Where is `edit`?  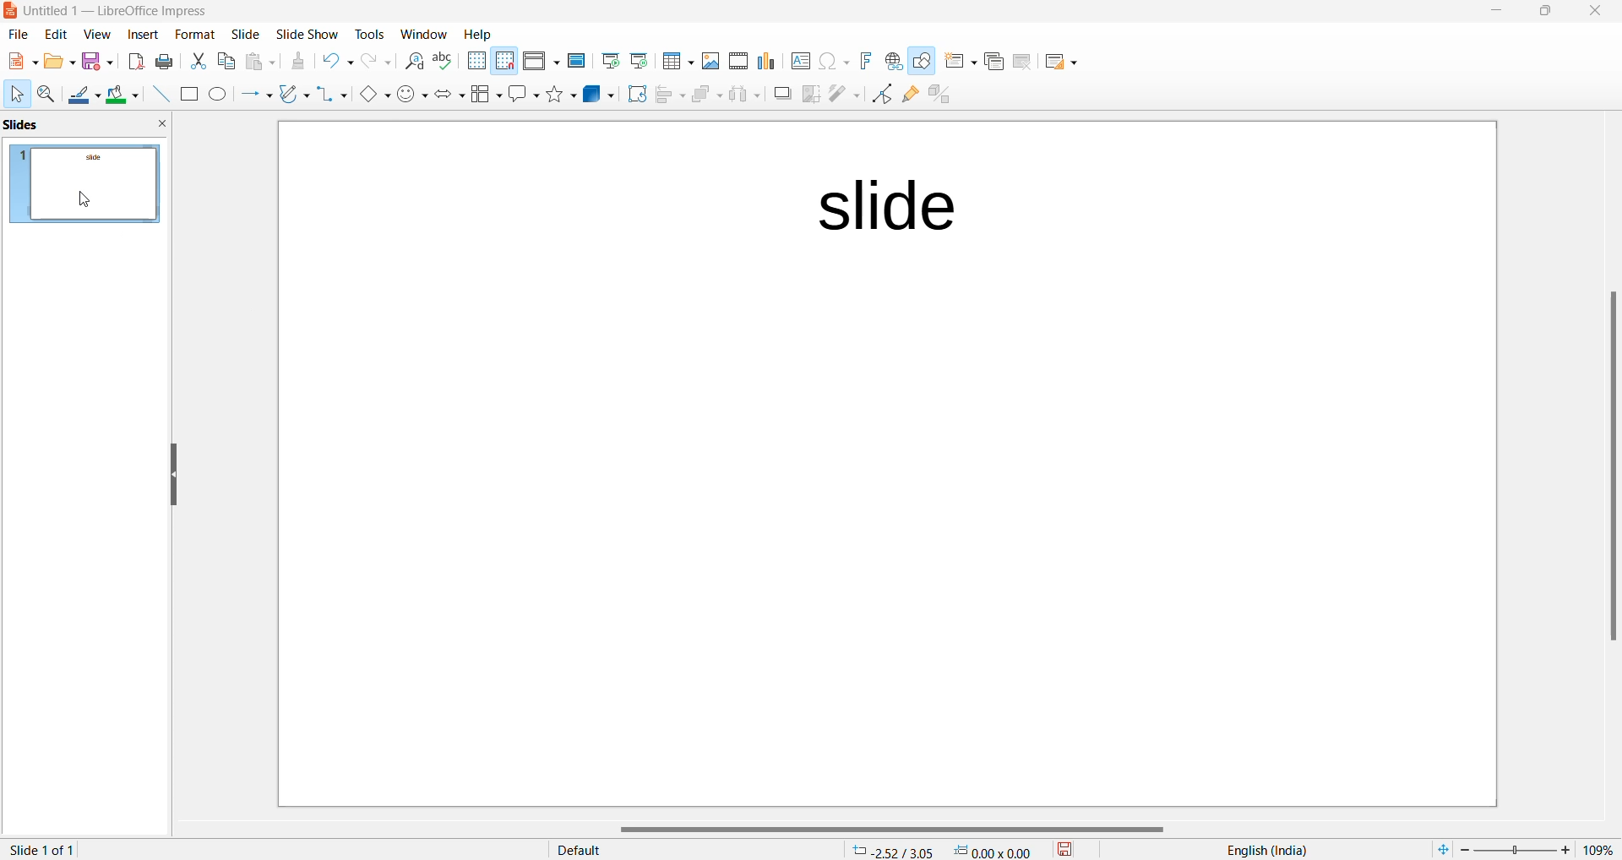 edit is located at coordinates (57, 35).